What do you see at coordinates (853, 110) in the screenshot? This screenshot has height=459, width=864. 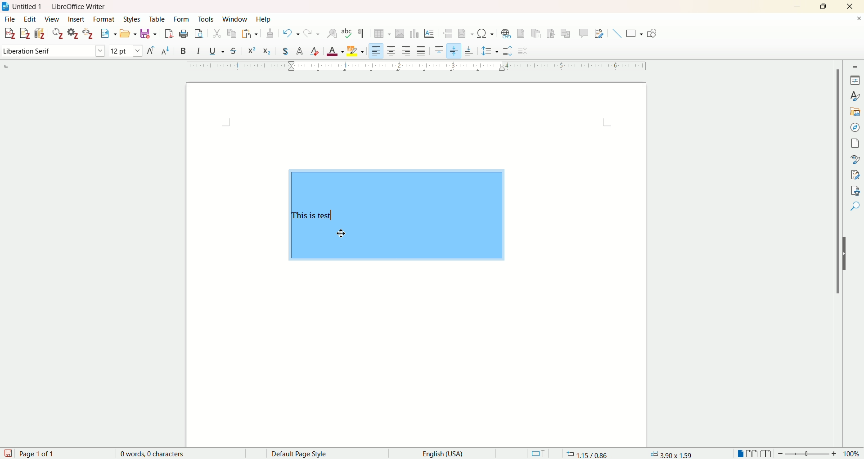 I see `gallery` at bounding box center [853, 110].